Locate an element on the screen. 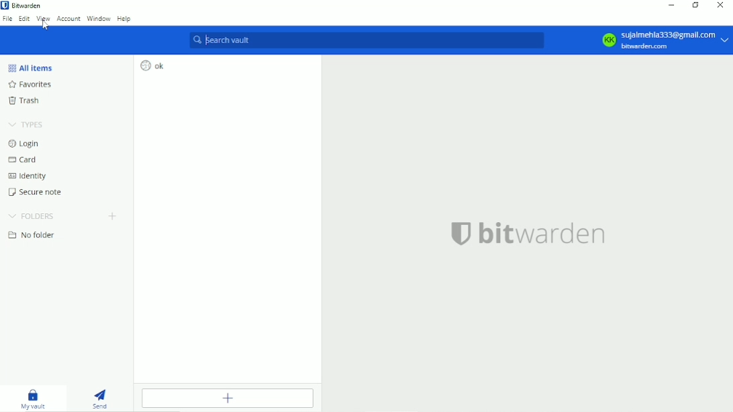 The image size is (733, 412). ok is located at coordinates (152, 65).